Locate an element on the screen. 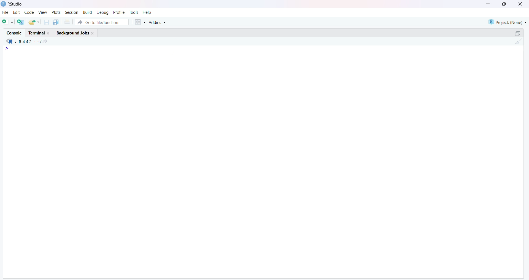 The width and height of the screenshot is (529, 280). R 4.4.2 is located at coordinates (23, 42).